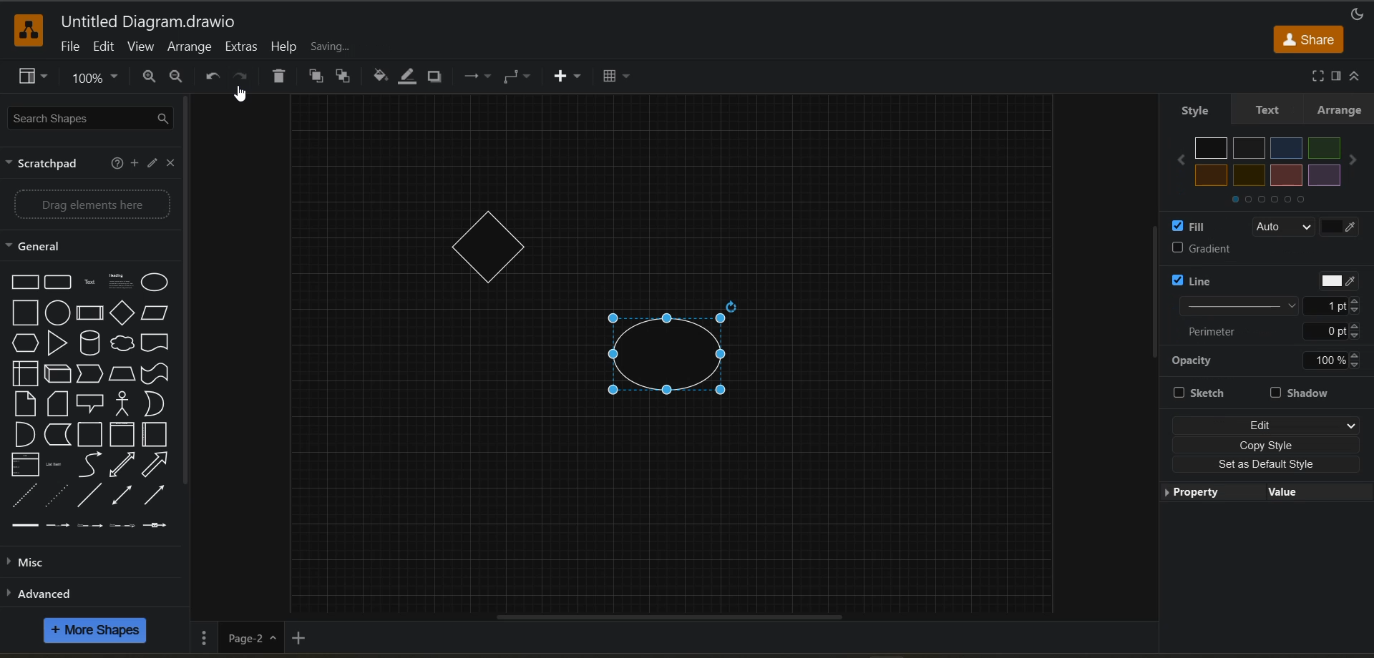  Describe the element at coordinates (1267, 333) in the screenshot. I see `perimeter` at that location.